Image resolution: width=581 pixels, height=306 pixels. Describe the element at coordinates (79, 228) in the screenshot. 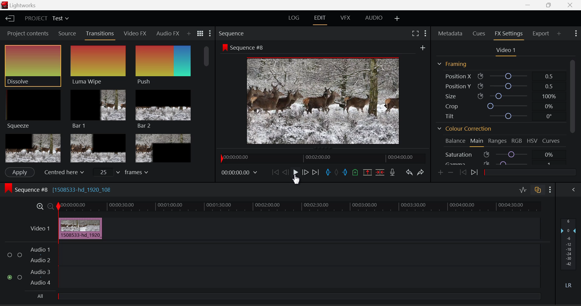

I see `Clip Inserted in Timeline` at that location.